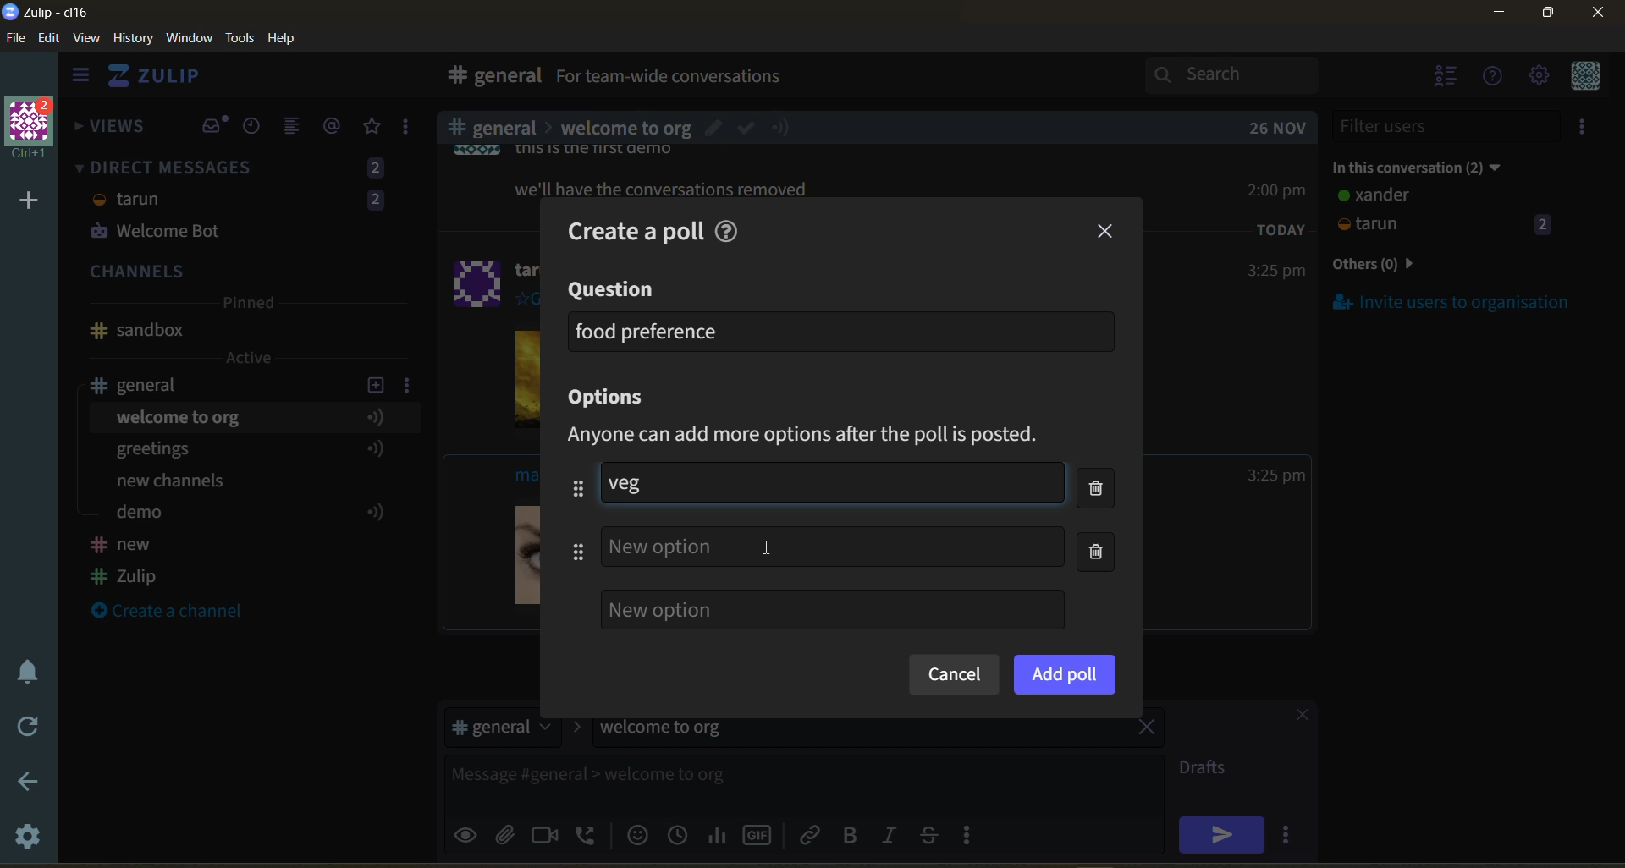 This screenshot has width=1625, height=868. Describe the element at coordinates (1400, 266) in the screenshot. I see `others` at that location.